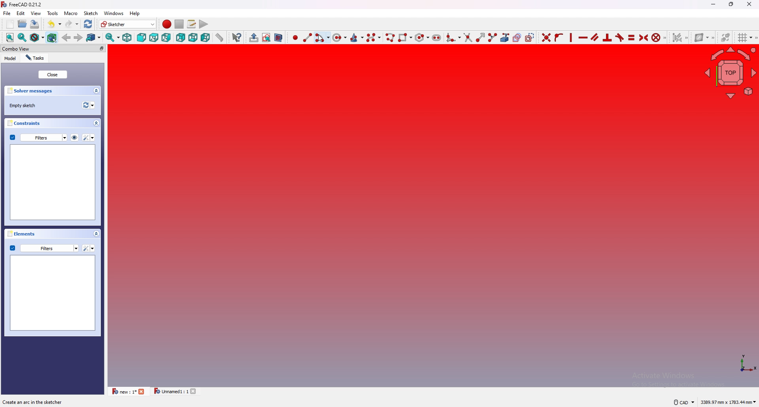 The width and height of the screenshot is (759, 407). I want to click on windows, so click(113, 13).